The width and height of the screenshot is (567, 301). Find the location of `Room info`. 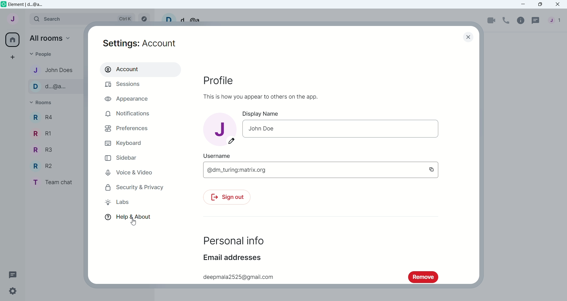

Room info is located at coordinates (522, 20).